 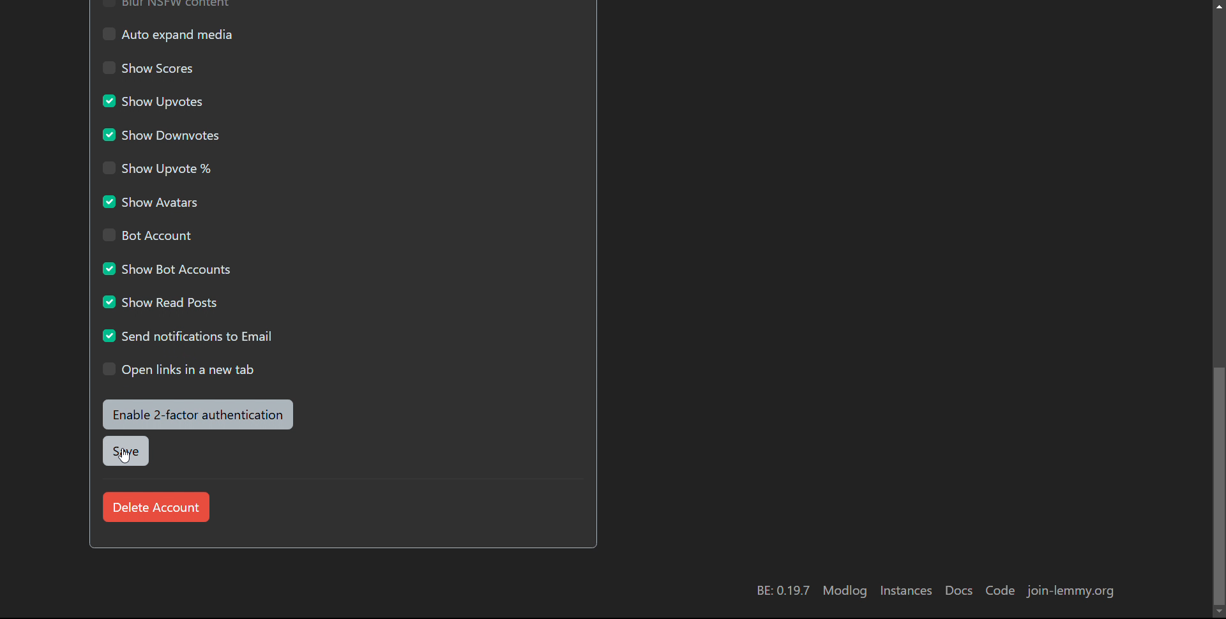 I want to click on show upvote %, so click(x=157, y=167).